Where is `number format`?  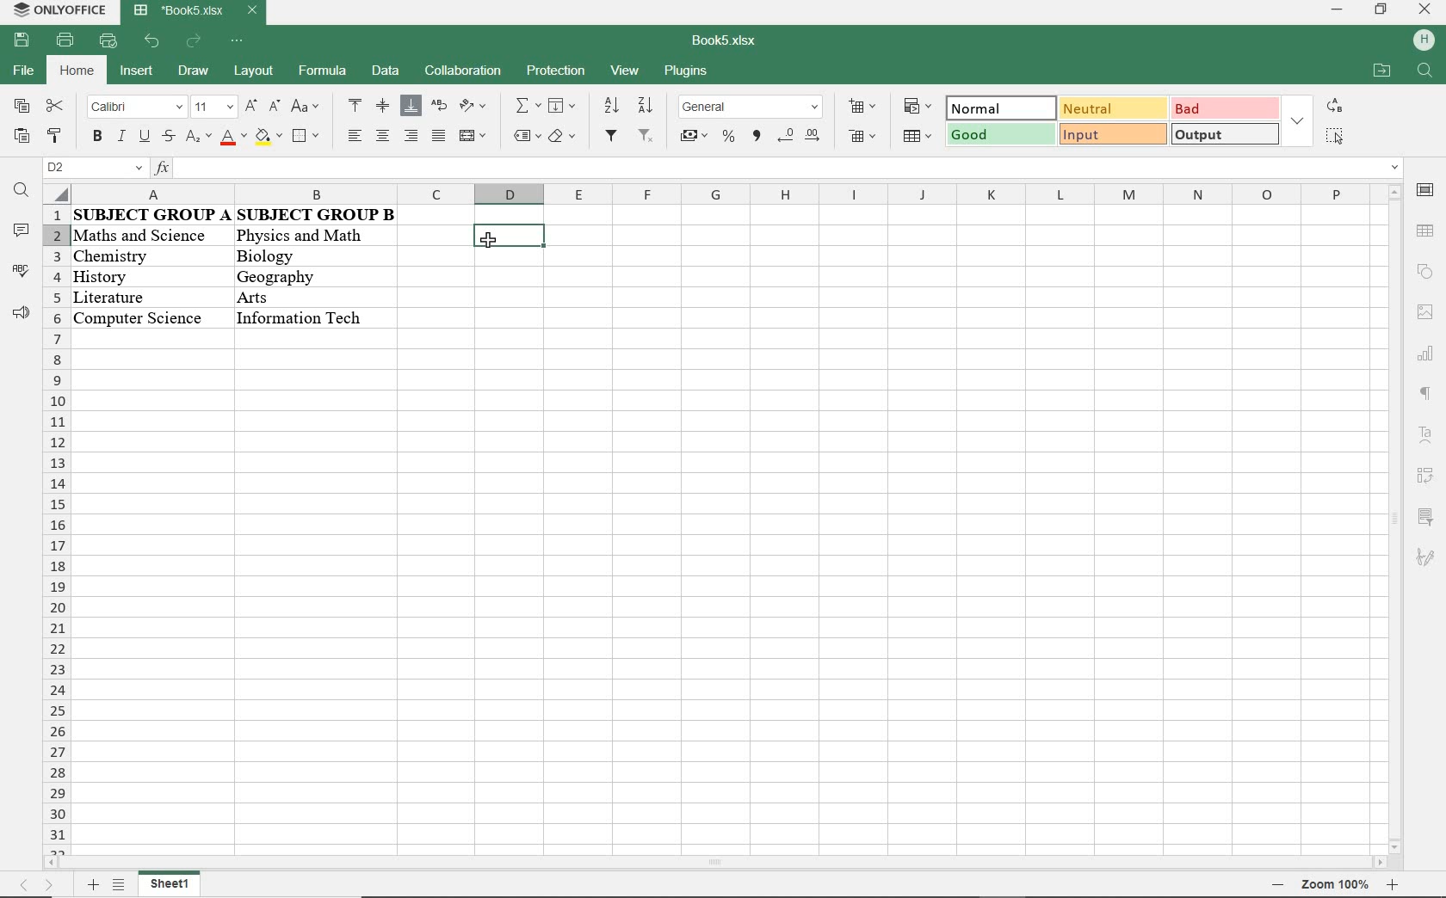
number format is located at coordinates (751, 108).